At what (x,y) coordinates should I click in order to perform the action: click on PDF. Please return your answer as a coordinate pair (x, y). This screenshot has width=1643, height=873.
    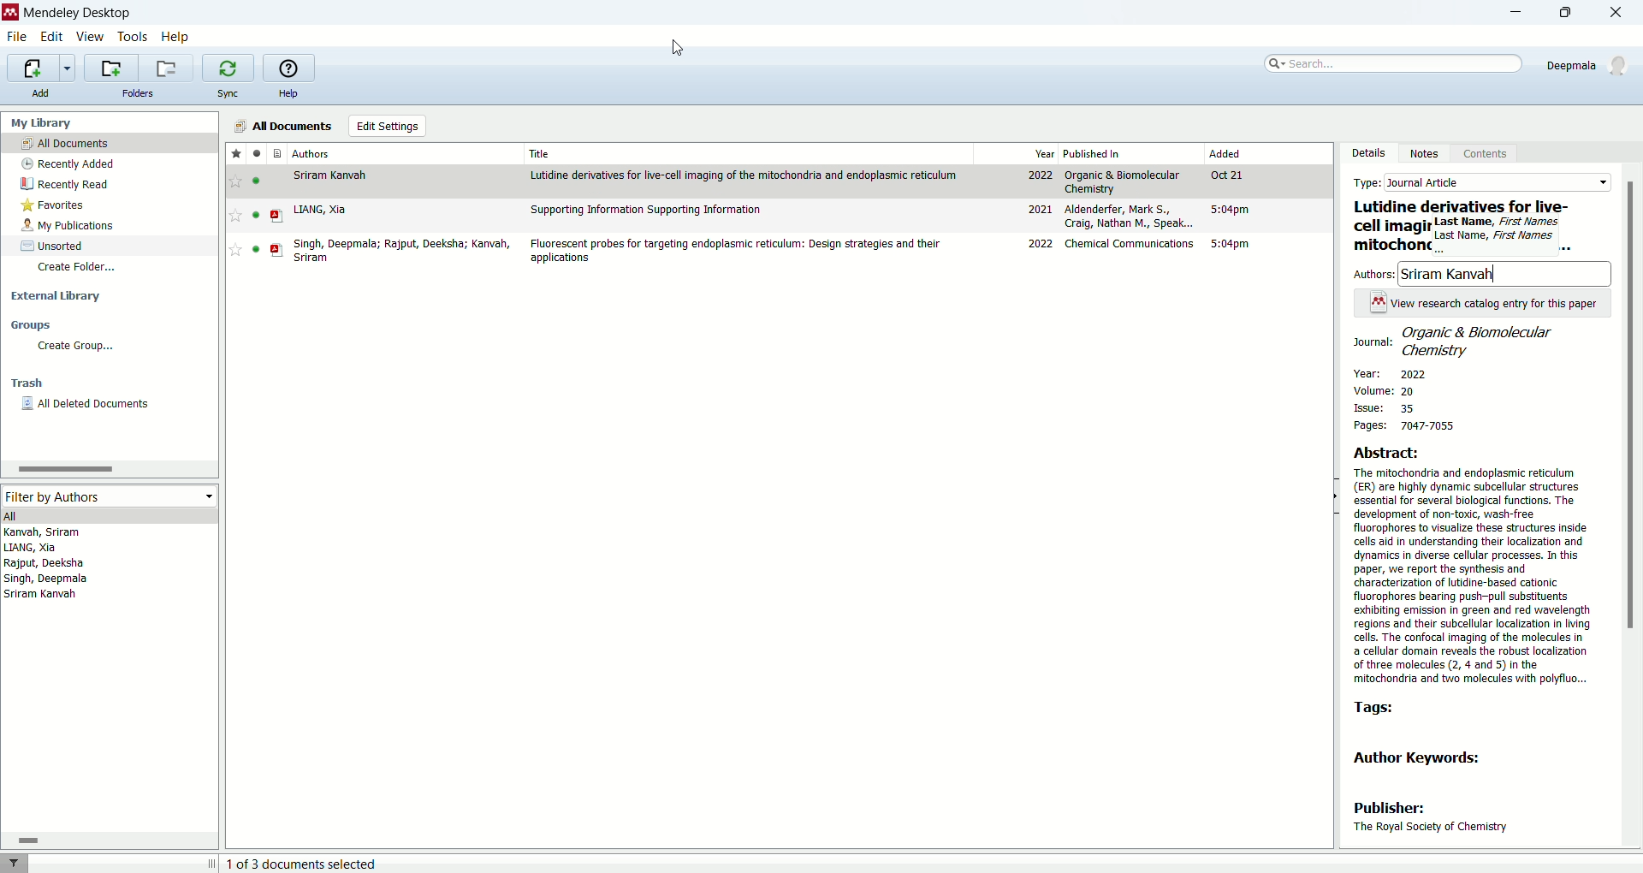
    Looking at the image, I should click on (278, 251).